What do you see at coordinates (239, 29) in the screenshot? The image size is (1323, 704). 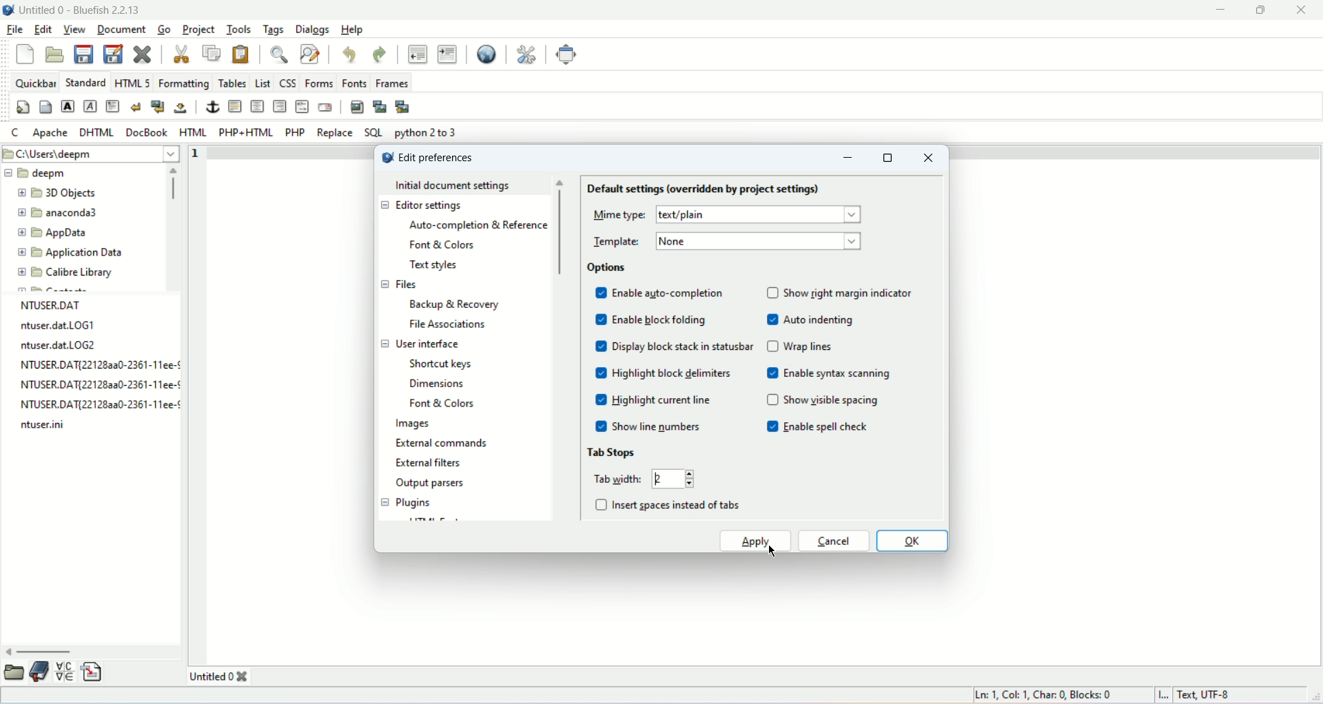 I see `tools` at bounding box center [239, 29].